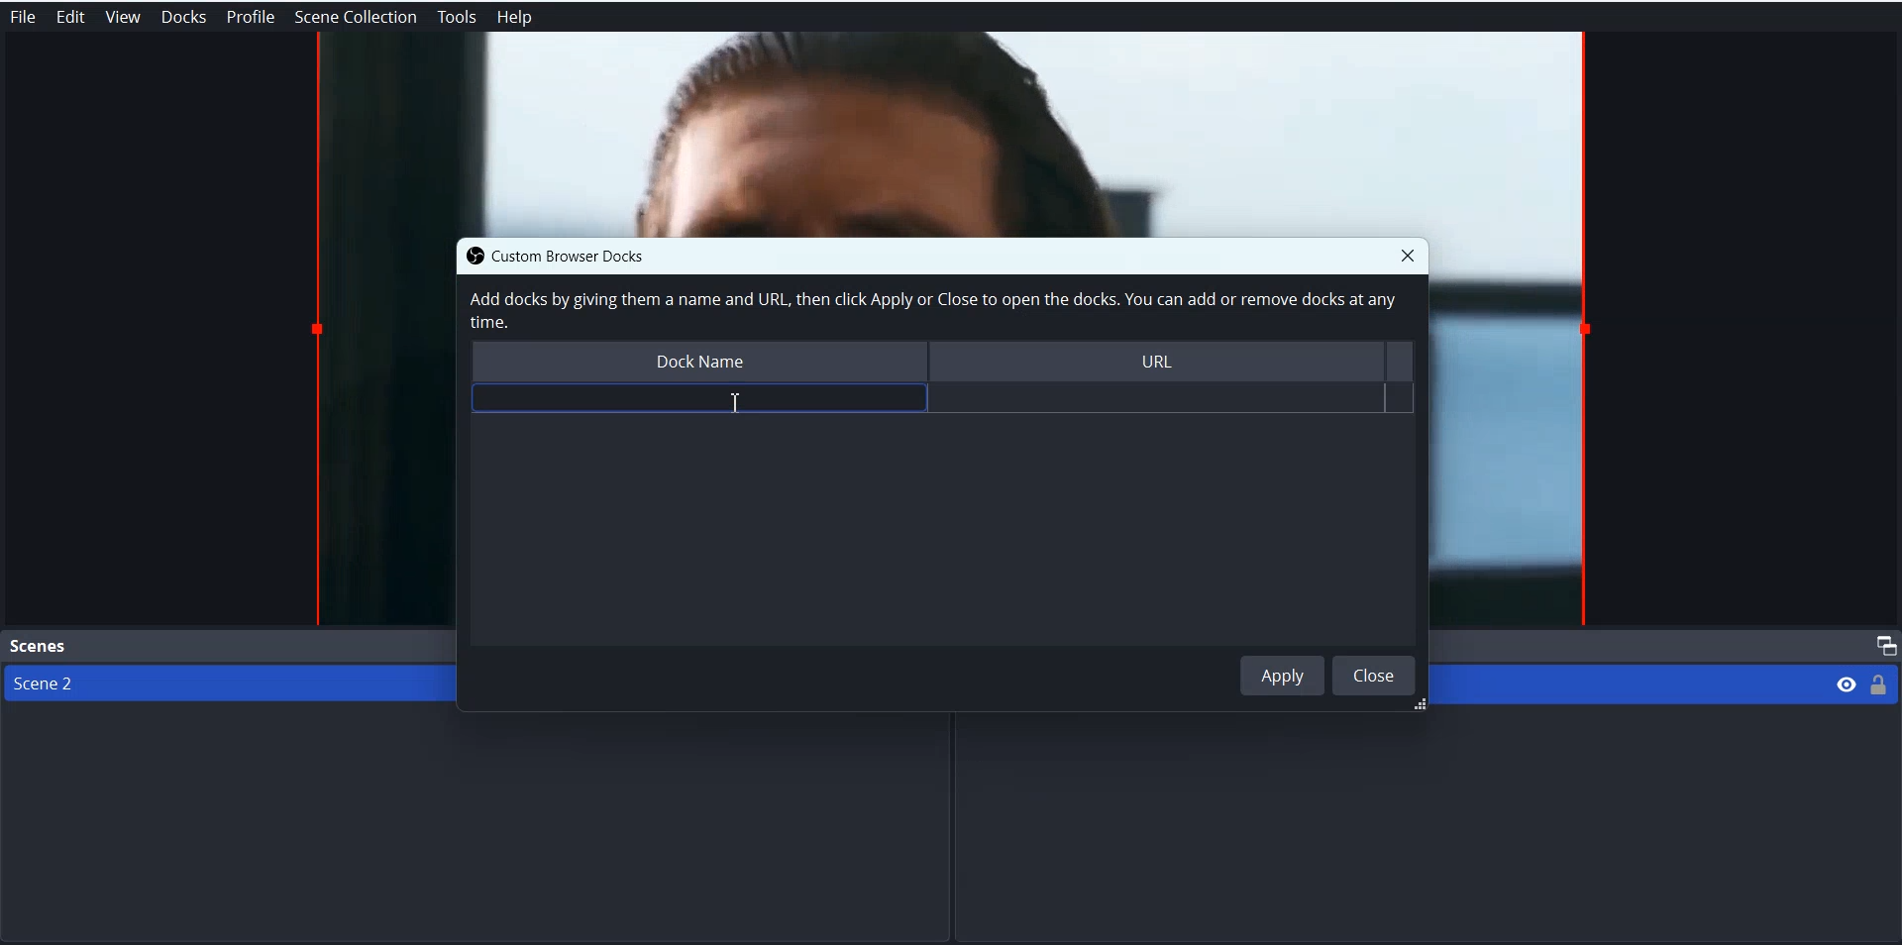 The width and height of the screenshot is (1902, 945). I want to click on View, so click(122, 17).